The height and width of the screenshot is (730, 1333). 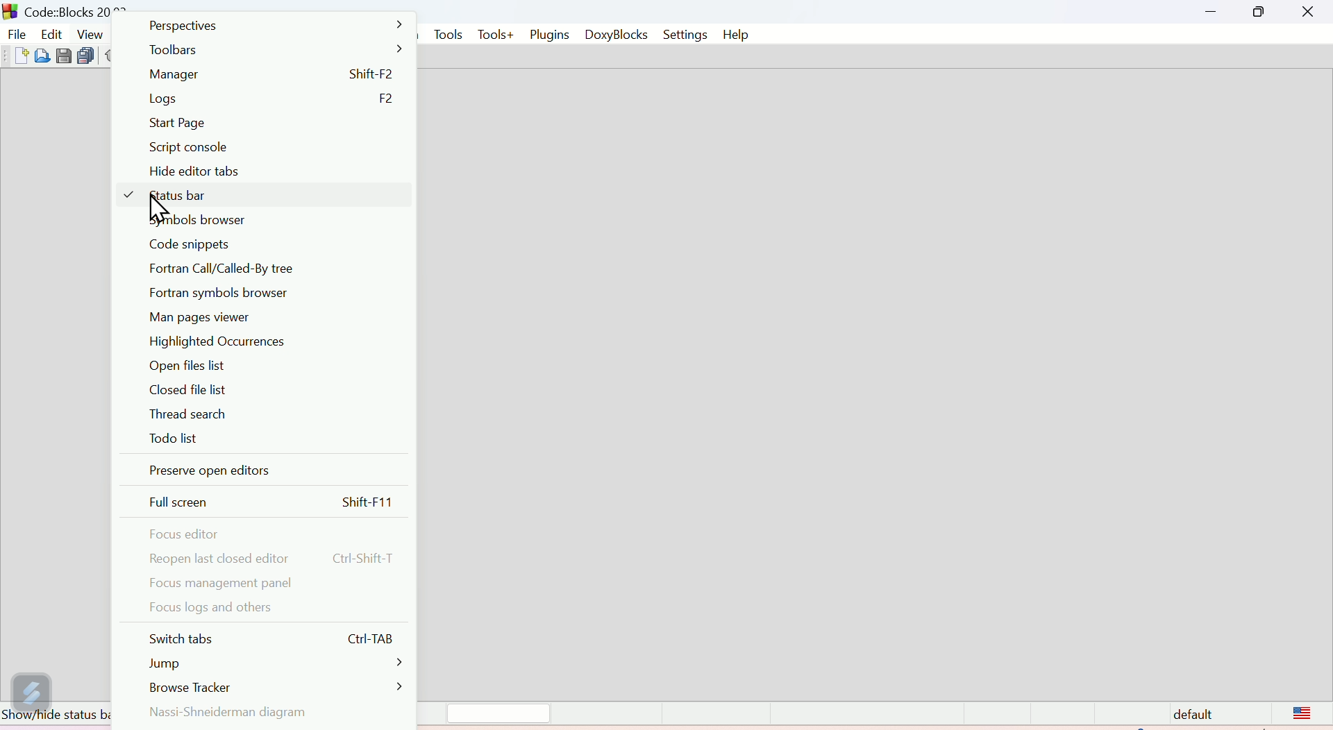 I want to click on Settings, so click(x=687, y=35).